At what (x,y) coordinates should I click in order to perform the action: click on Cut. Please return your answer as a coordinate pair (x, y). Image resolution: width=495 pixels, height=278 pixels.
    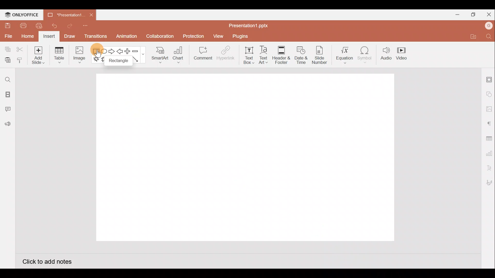
    Looking at the image, I should click on (20, 50).